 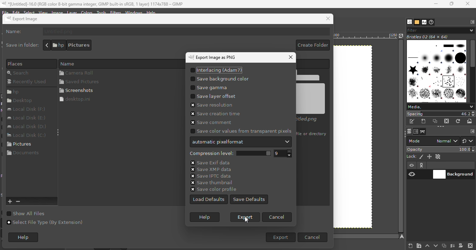 I want to click on Configure this brush, so click(x=473, y=131).